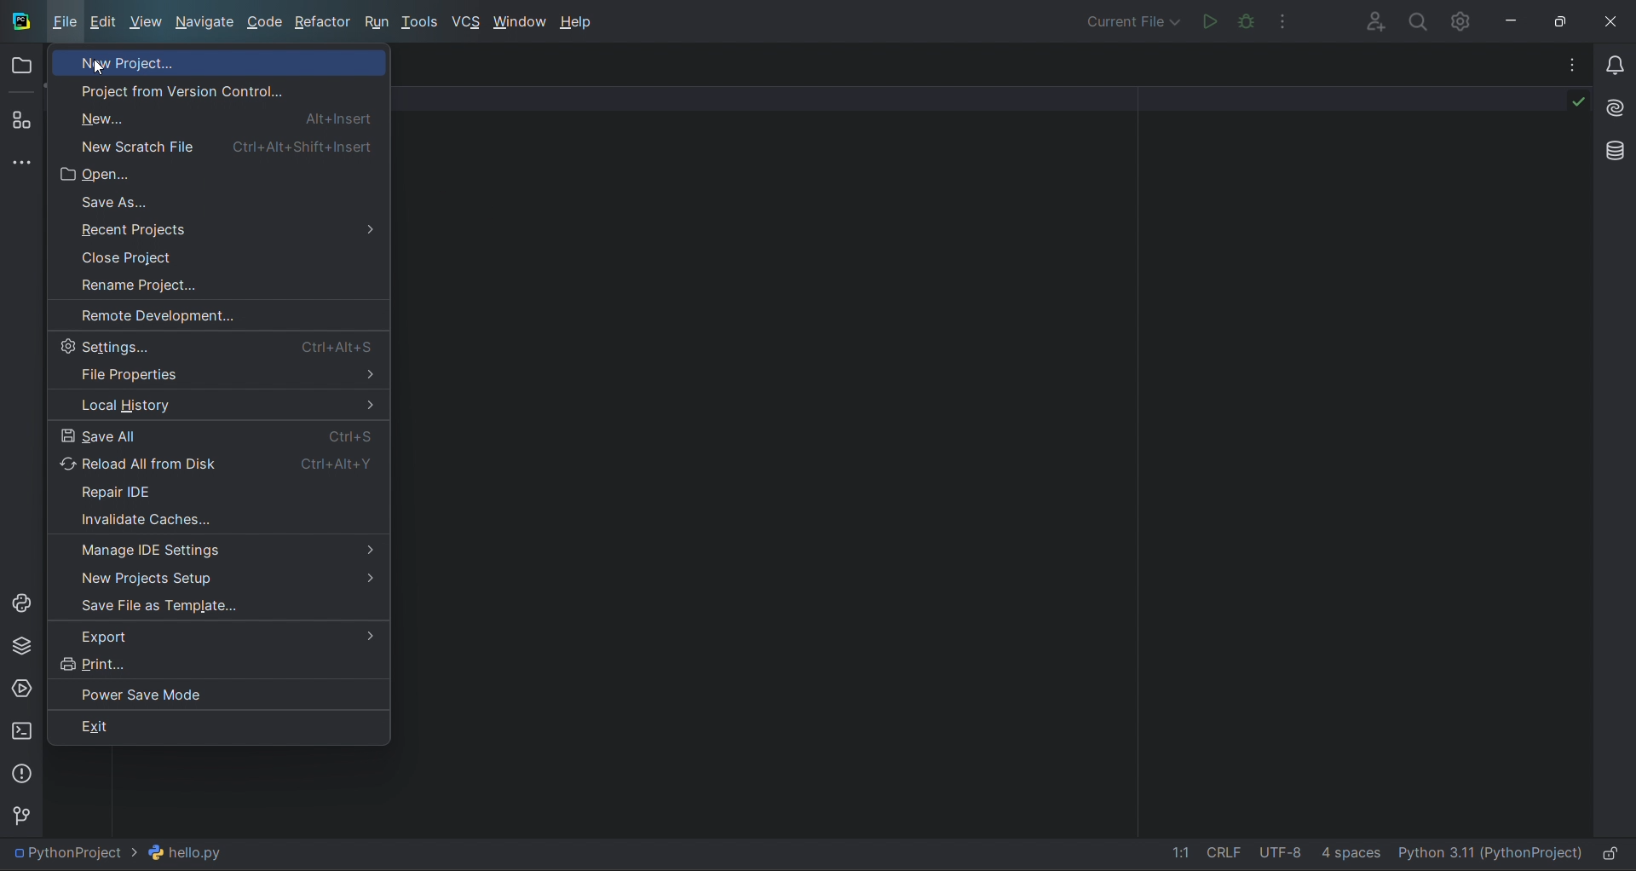 This screenshot has width=1636, height=871. I want to click on code, so click(267, 24).